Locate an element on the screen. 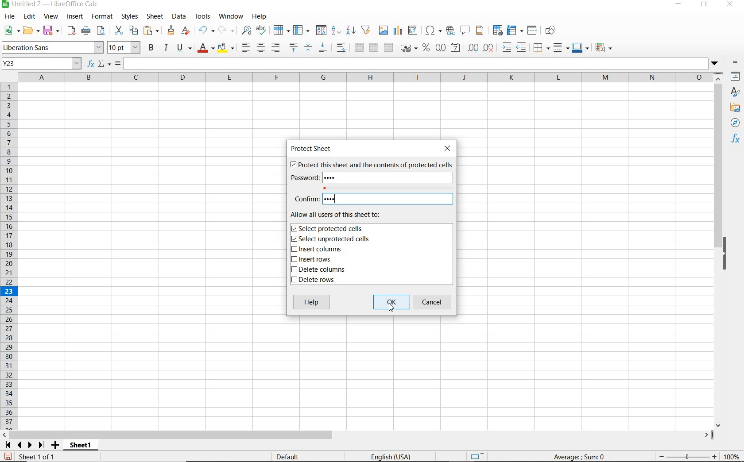 This screenshot has height=462, width=744. WRAP TEXT is located at coordinates (341, 48).